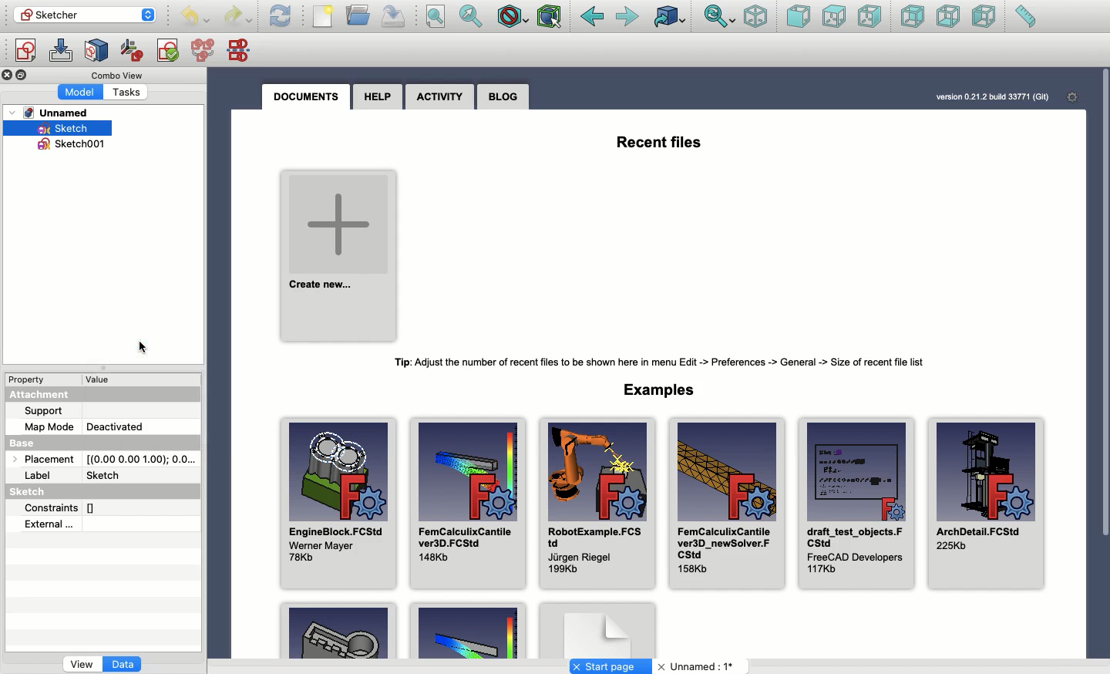 The height and width of the screenshot is (674, 1110). What do you see at coordinates (115, 424) in the screenshot?
I see `Deactivated` at bounding box center [115, 424].